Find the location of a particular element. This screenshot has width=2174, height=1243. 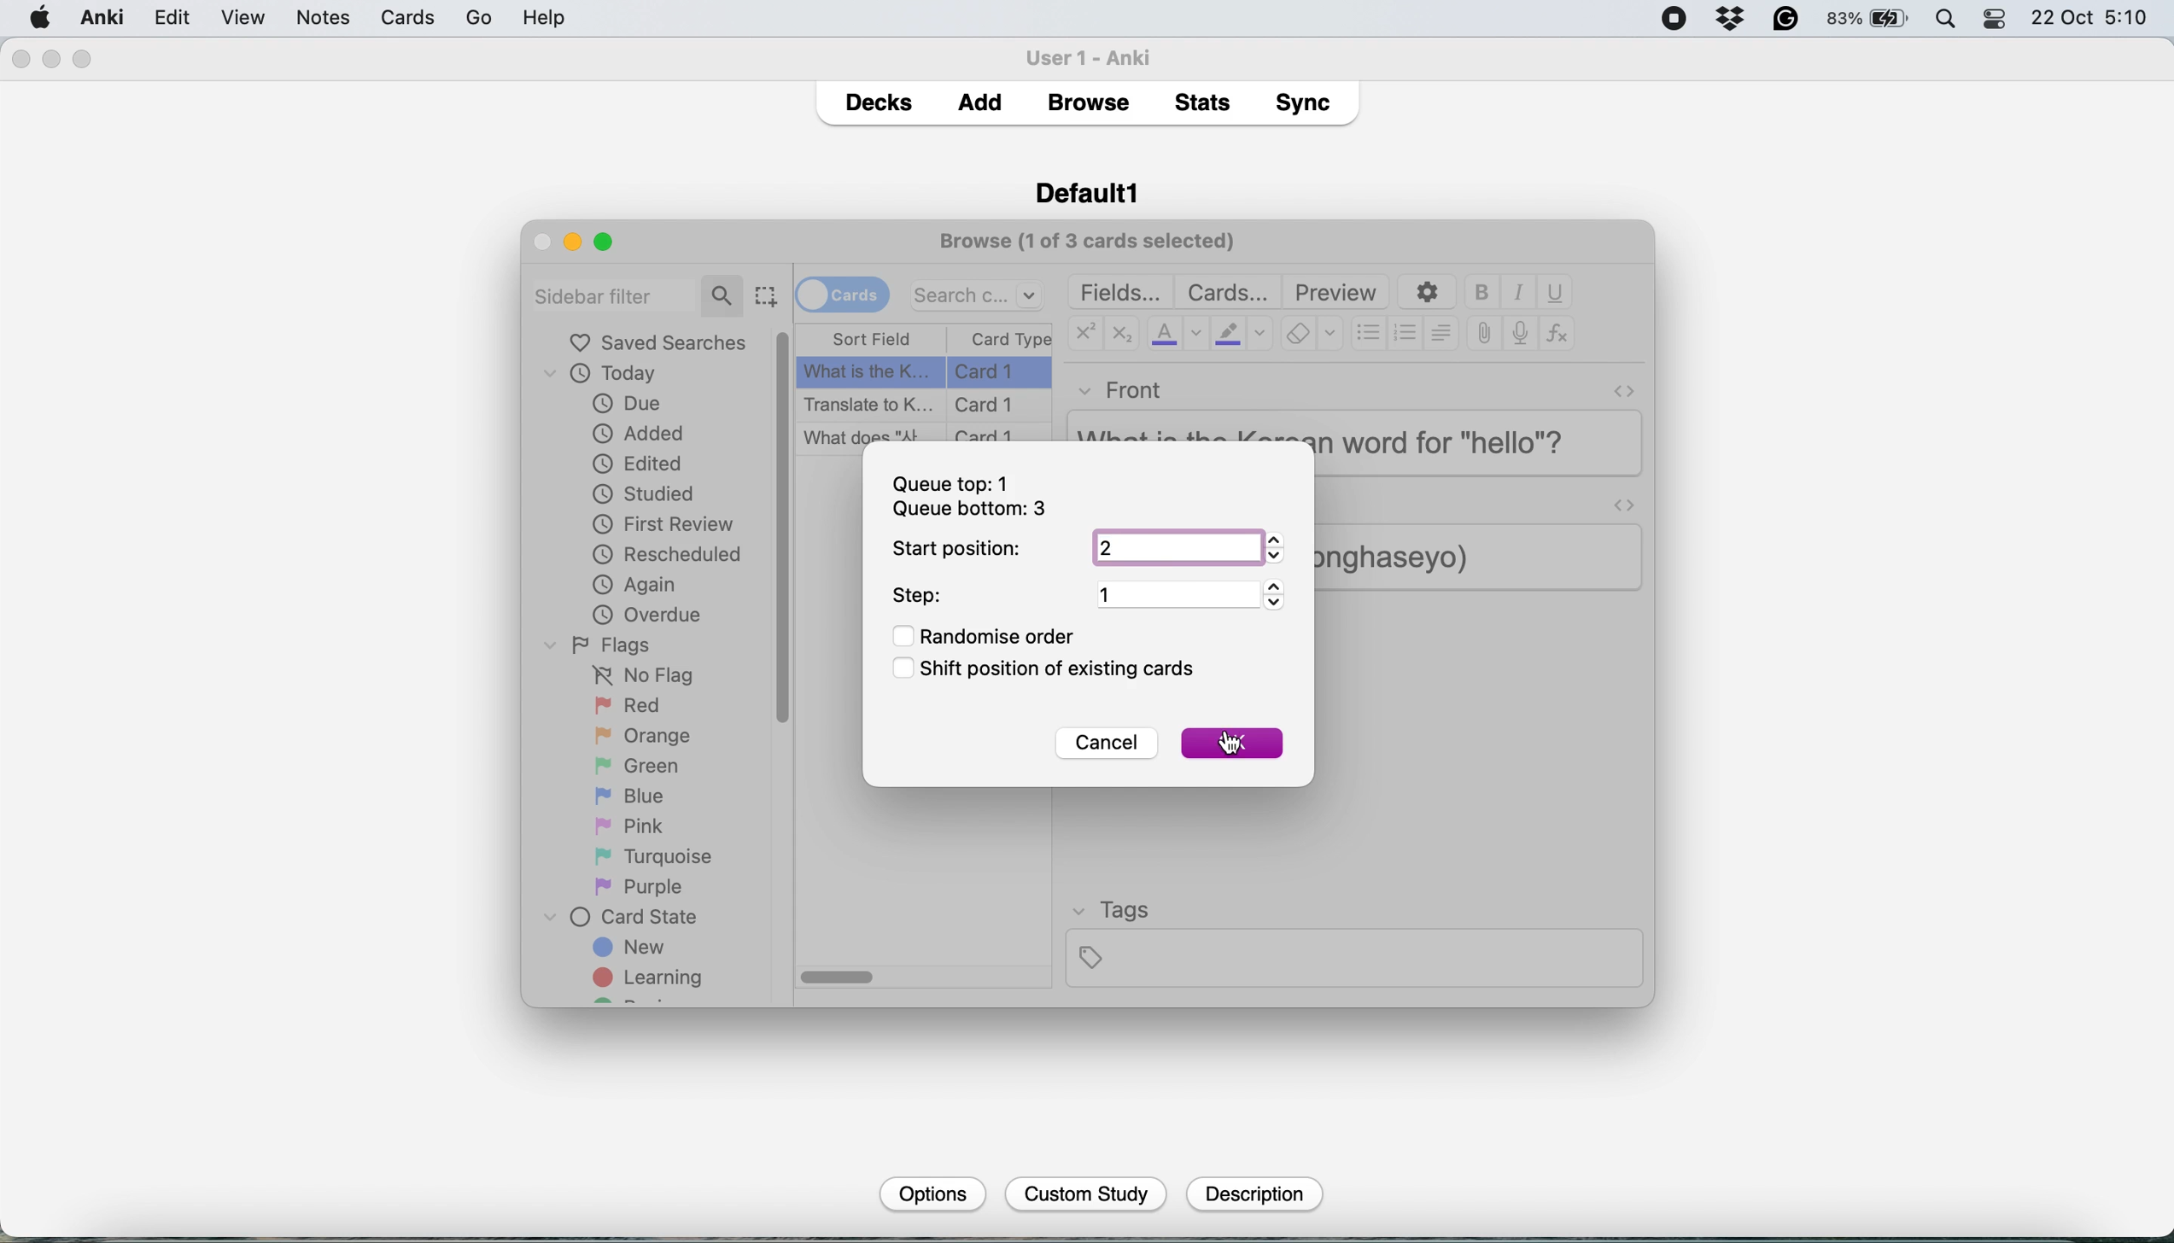

horizontal scroll bar is located at coordinates (839, 978).